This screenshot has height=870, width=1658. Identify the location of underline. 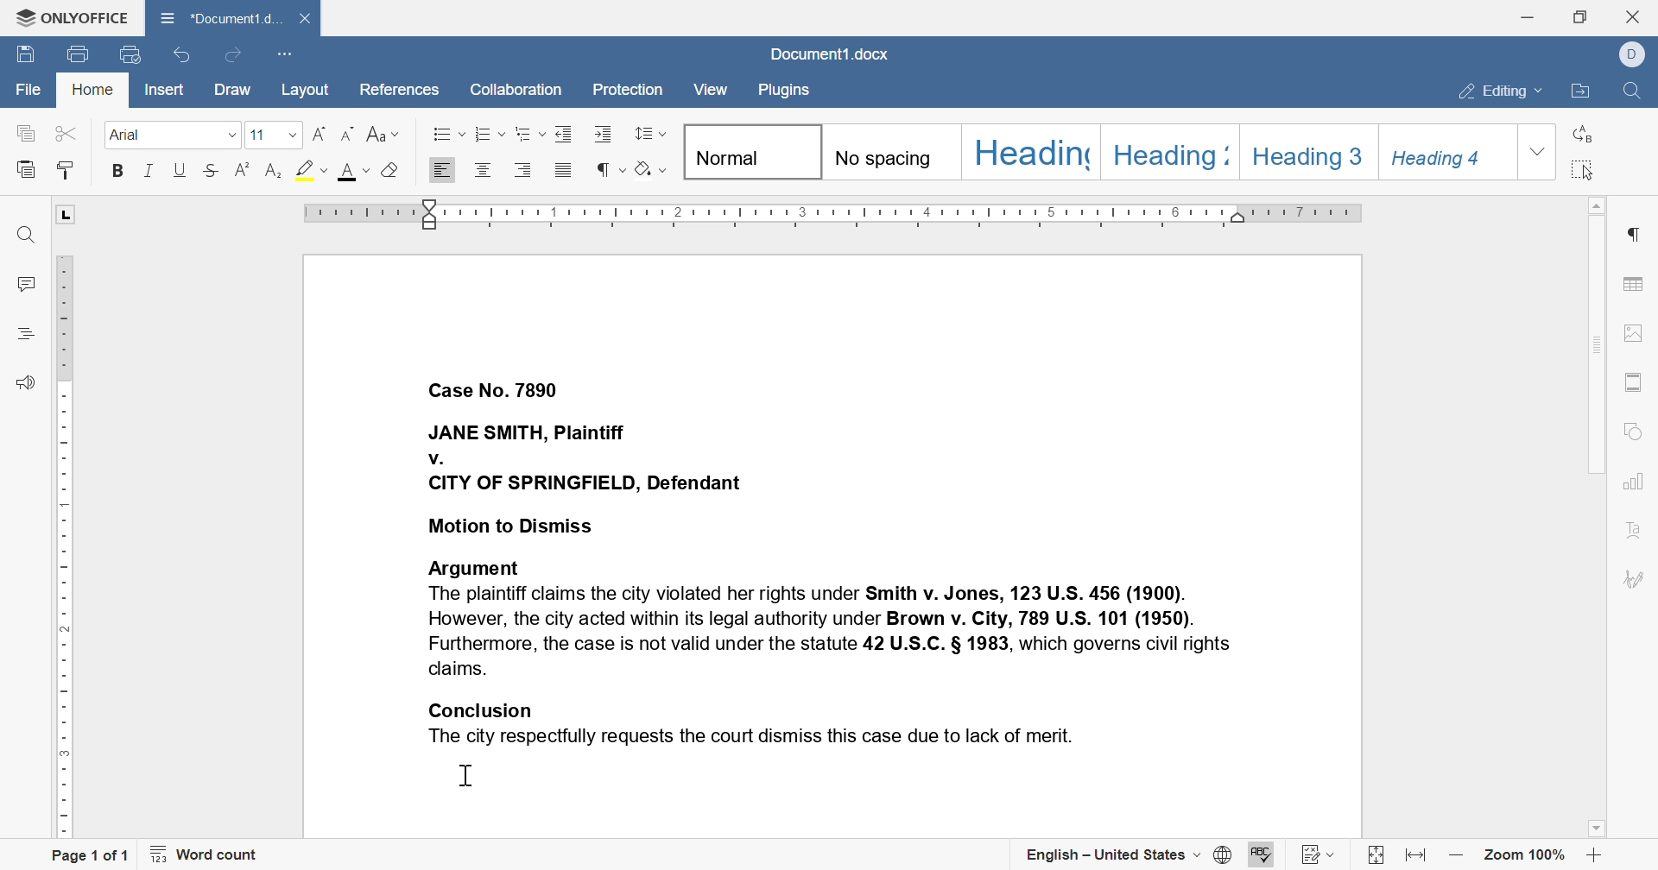
(181, 170).